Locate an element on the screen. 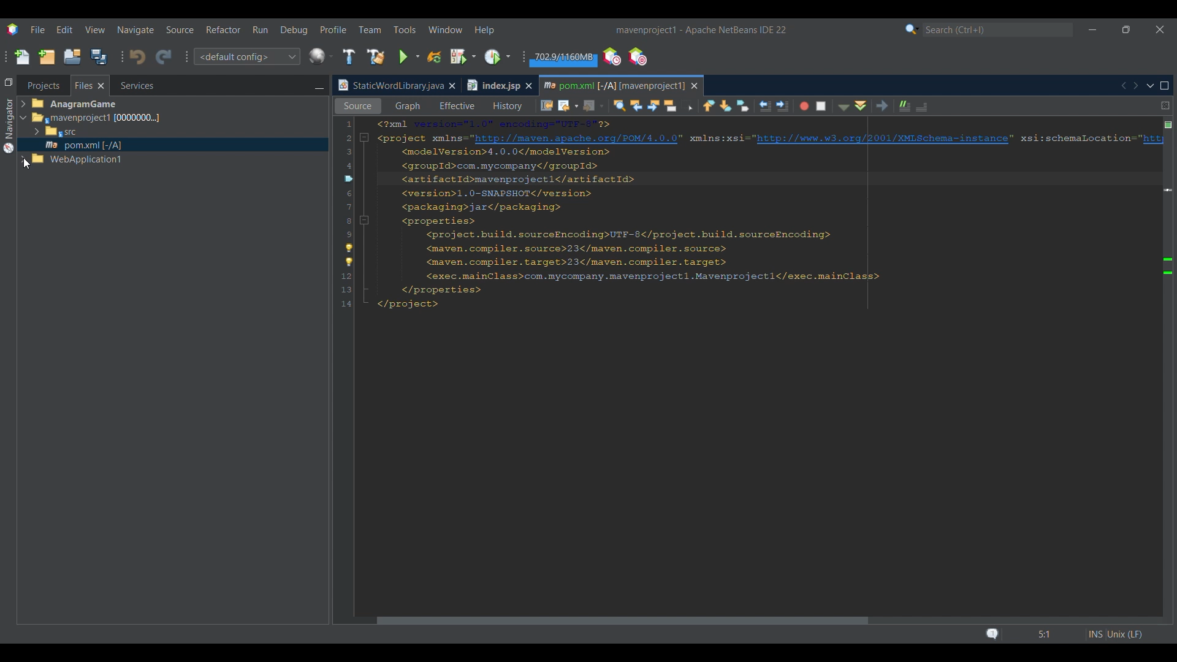 The image size is (1177, 662). Team menu is located at coordinates (370, 29).